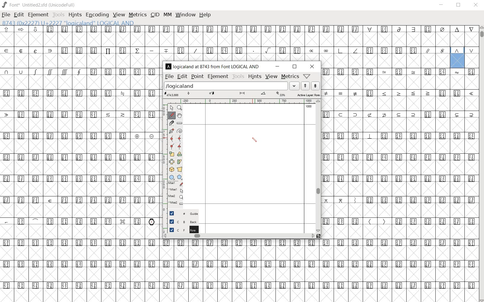  What do you see at coordinates (180, 138) in the screenshot?
I see `add a curve point always either horizontal or vertical` at bounding box center [180, 138].